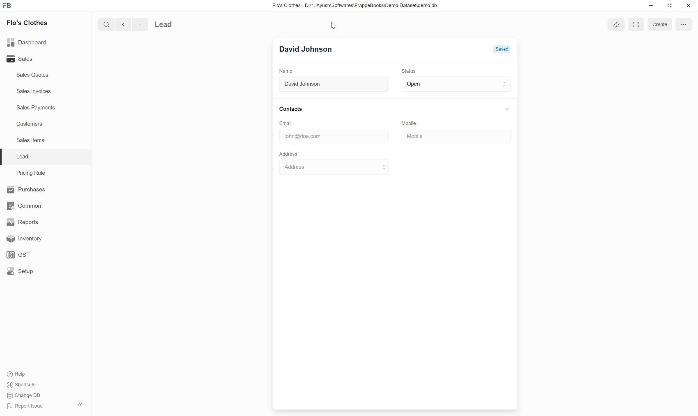  Describe the element at coordinates (20, 373) in the screenshot. I see `(®) Help` at that location.